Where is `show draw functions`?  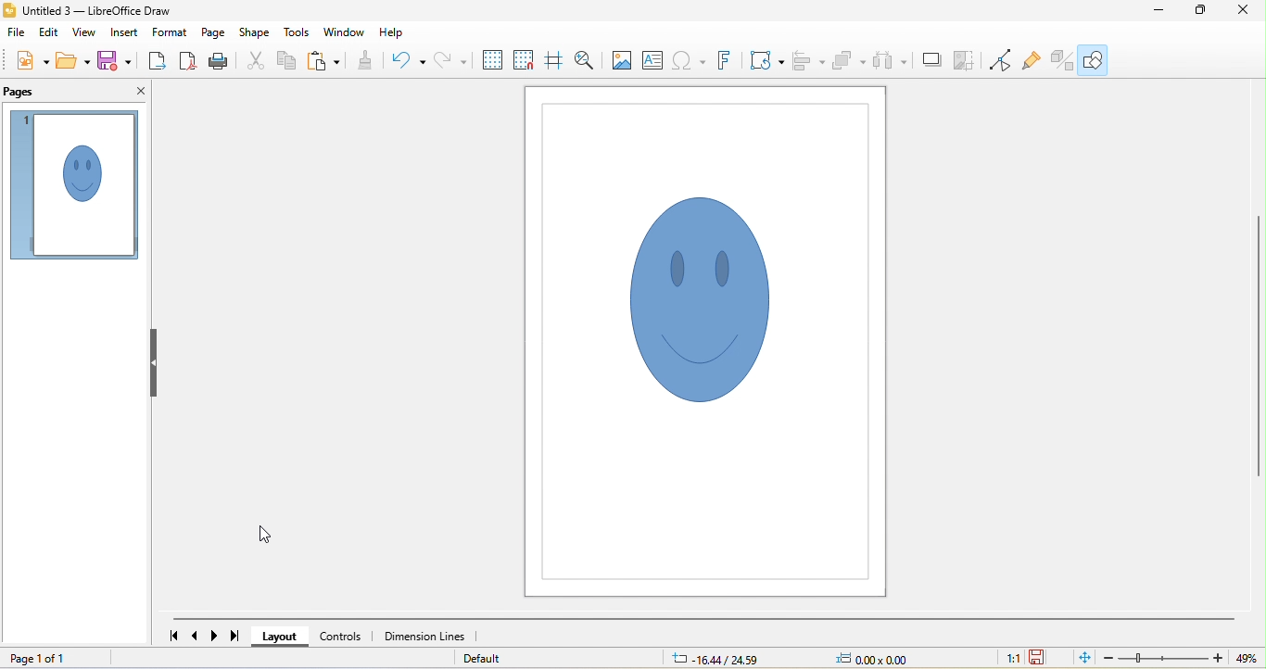
show draw functions is located at coordinates (1094, 59).